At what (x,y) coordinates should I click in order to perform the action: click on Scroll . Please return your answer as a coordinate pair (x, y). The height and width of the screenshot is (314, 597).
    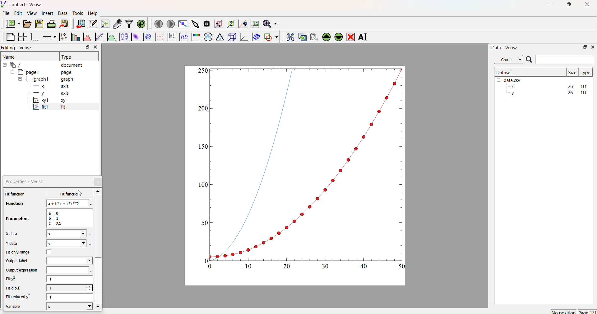
    Looking at the image, I should click on (98, 250).